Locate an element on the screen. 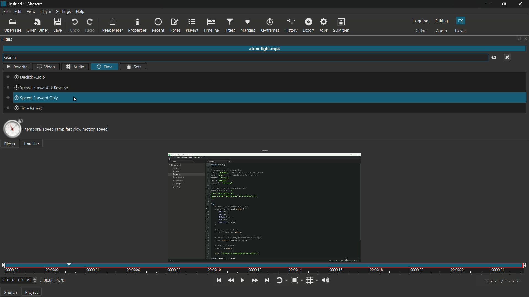 The height and width of the screenshot is (297, 529). filters is located at coordinates (230, 26).